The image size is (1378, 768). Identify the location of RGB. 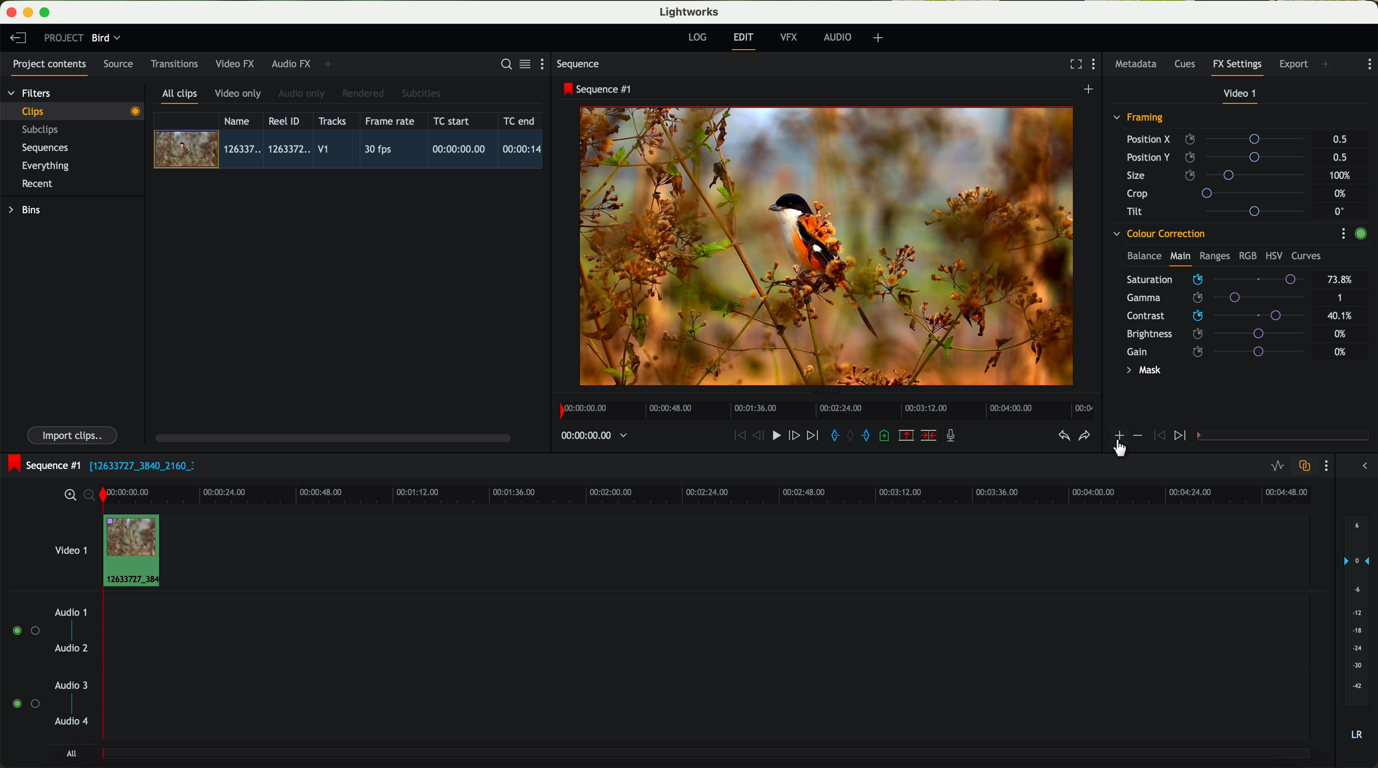
(1247, 255).